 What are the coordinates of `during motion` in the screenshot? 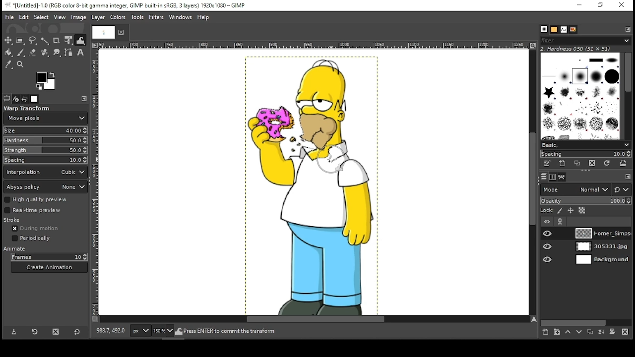 It's located at (38, 228).